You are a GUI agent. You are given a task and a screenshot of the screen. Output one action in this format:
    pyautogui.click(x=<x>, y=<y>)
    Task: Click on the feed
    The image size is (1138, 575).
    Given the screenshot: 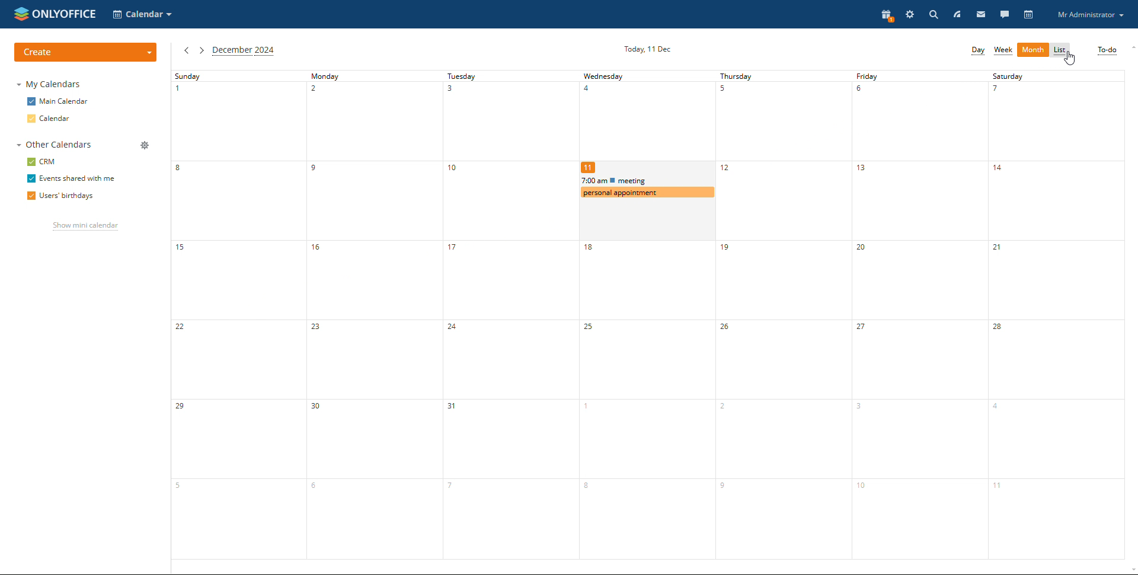 What is the action you would take?
    pyautogui.click(x=958, y=15)
    